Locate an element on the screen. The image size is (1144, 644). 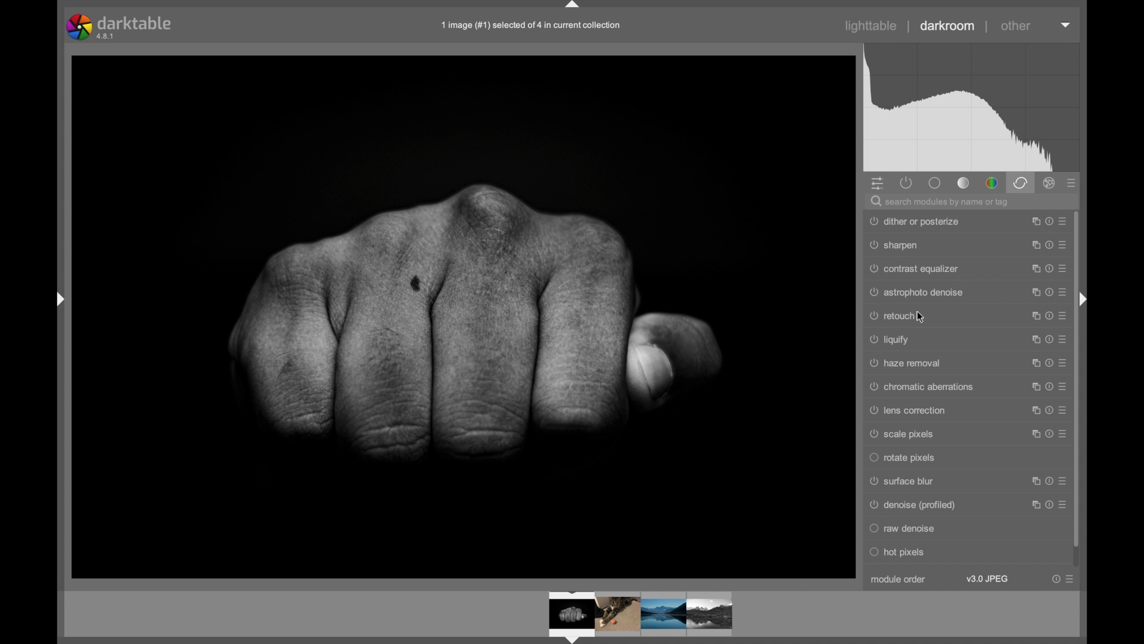
maximize is located at coordinates (1032, 317).